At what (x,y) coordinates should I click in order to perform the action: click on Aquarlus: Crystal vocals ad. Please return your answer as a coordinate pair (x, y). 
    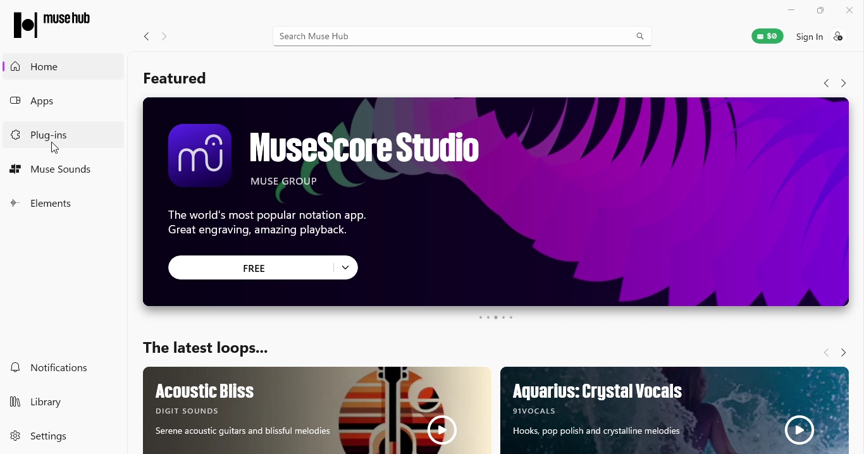
    Looking at the image, I should click on (675, 411).